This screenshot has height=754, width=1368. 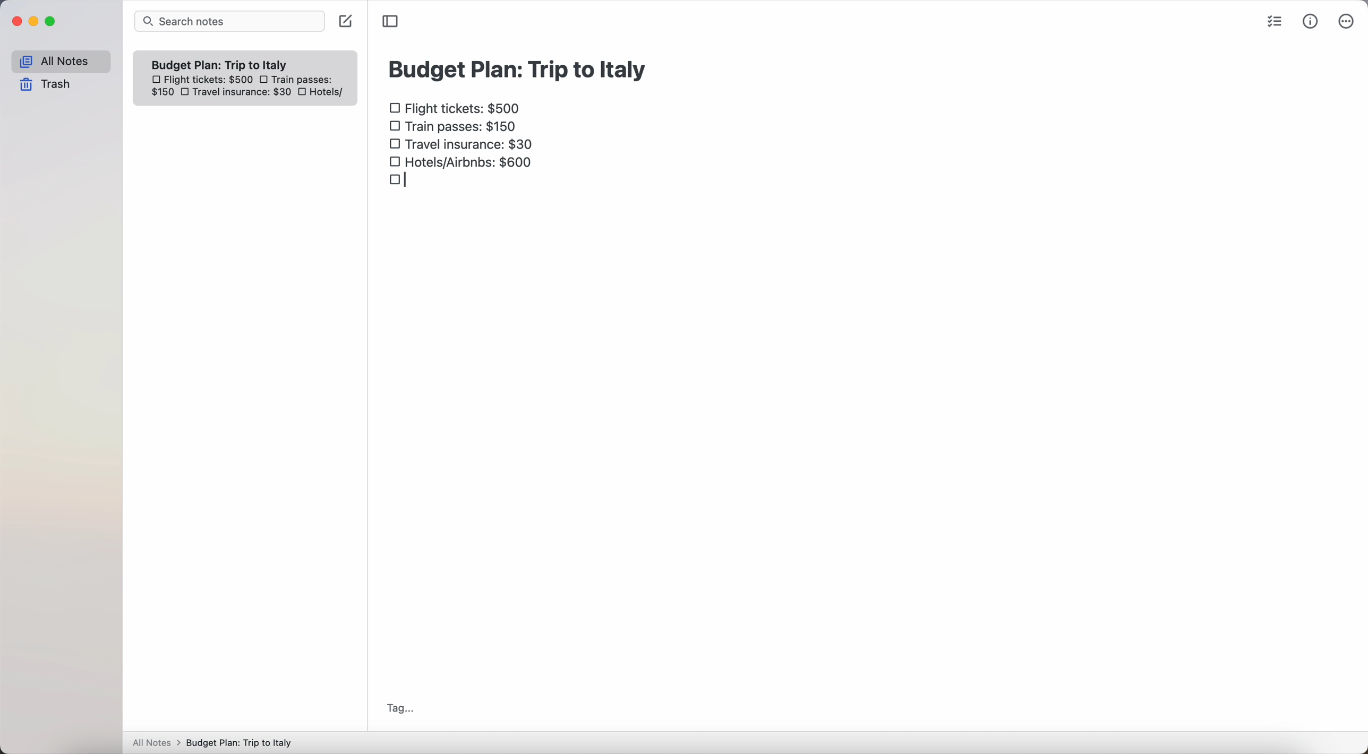 I want to click on search bar, so click(x=229, y=21).